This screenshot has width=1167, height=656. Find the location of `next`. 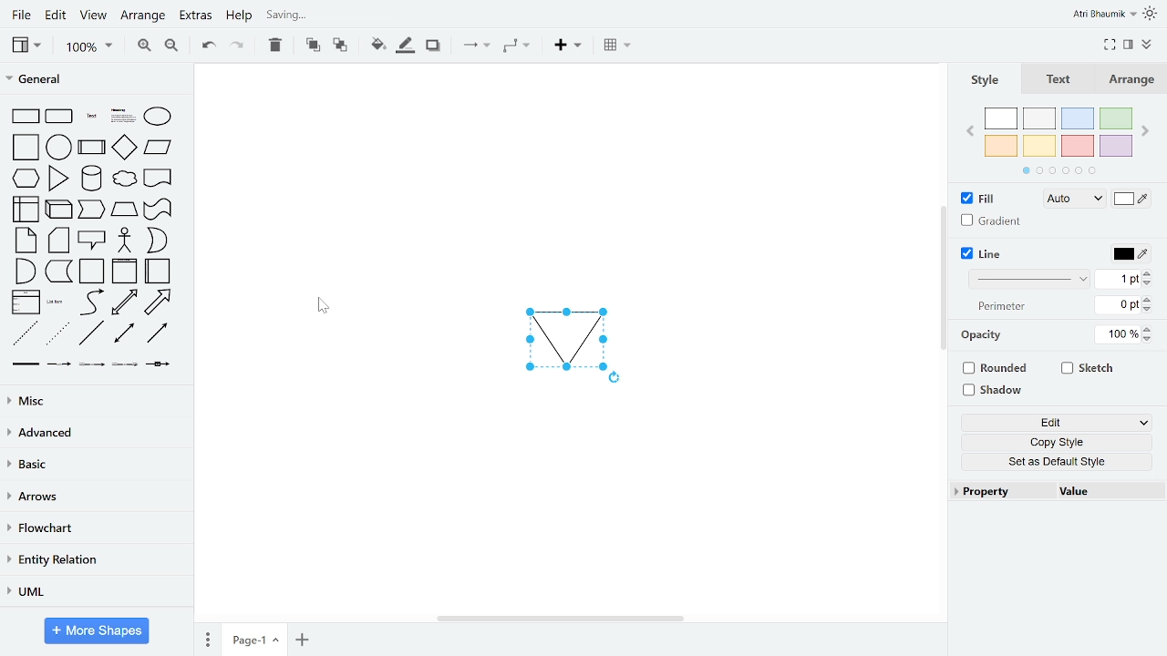

next is located at coordinates (1147, 131).